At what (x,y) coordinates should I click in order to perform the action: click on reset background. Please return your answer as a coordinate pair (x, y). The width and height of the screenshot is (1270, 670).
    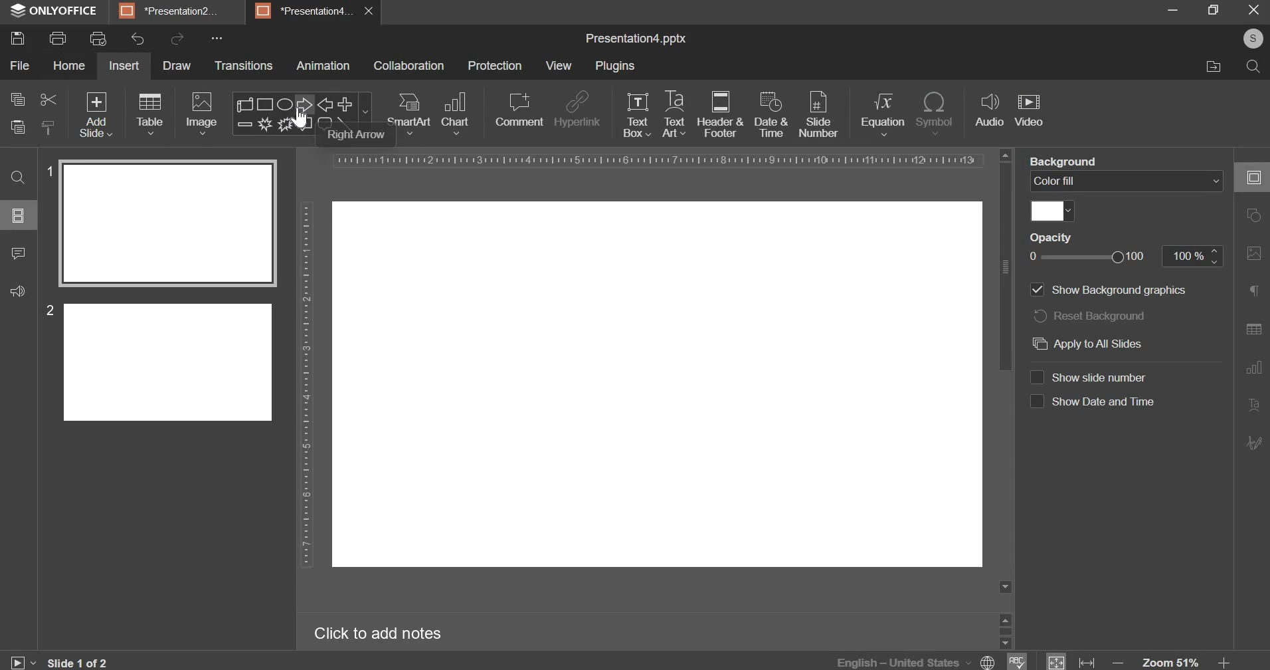
    Looking at the image, I should click on (1089, 316).